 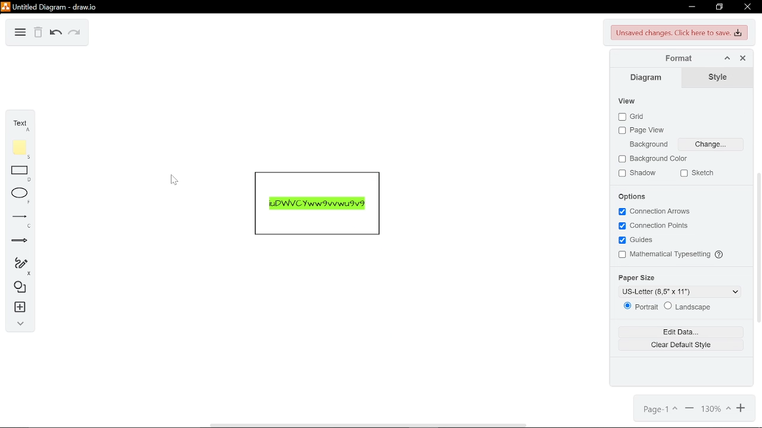 What do you see at coordinates (634, 197) in the screenshot?
I see `options` at bounding box center [634, 197].